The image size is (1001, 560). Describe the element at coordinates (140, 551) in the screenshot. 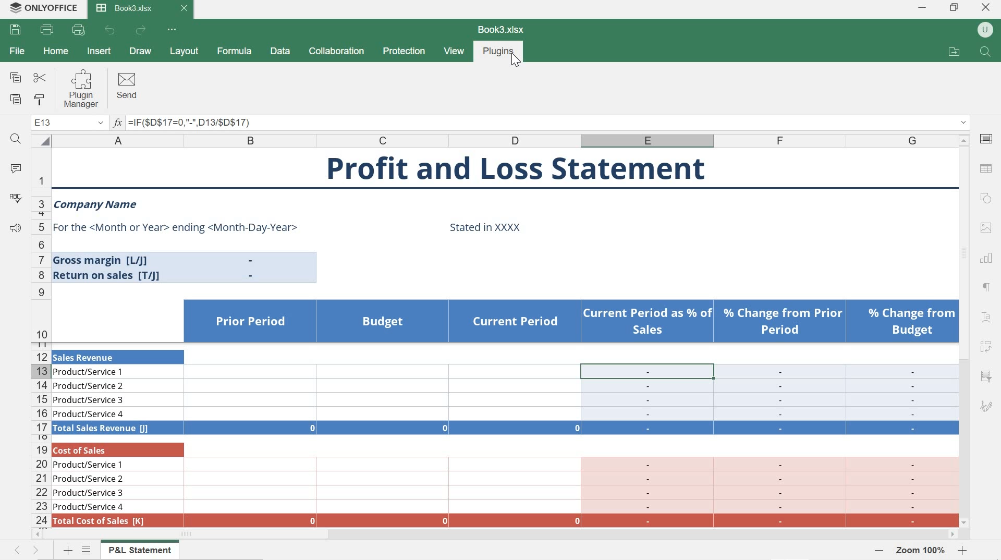

I see `P & L statement` at that location.